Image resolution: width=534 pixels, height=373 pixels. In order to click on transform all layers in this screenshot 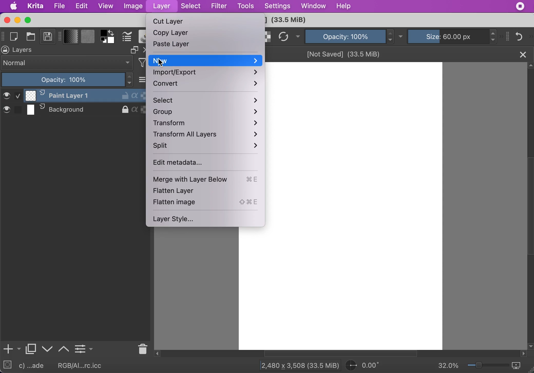, I will do `click(208, 136)`.